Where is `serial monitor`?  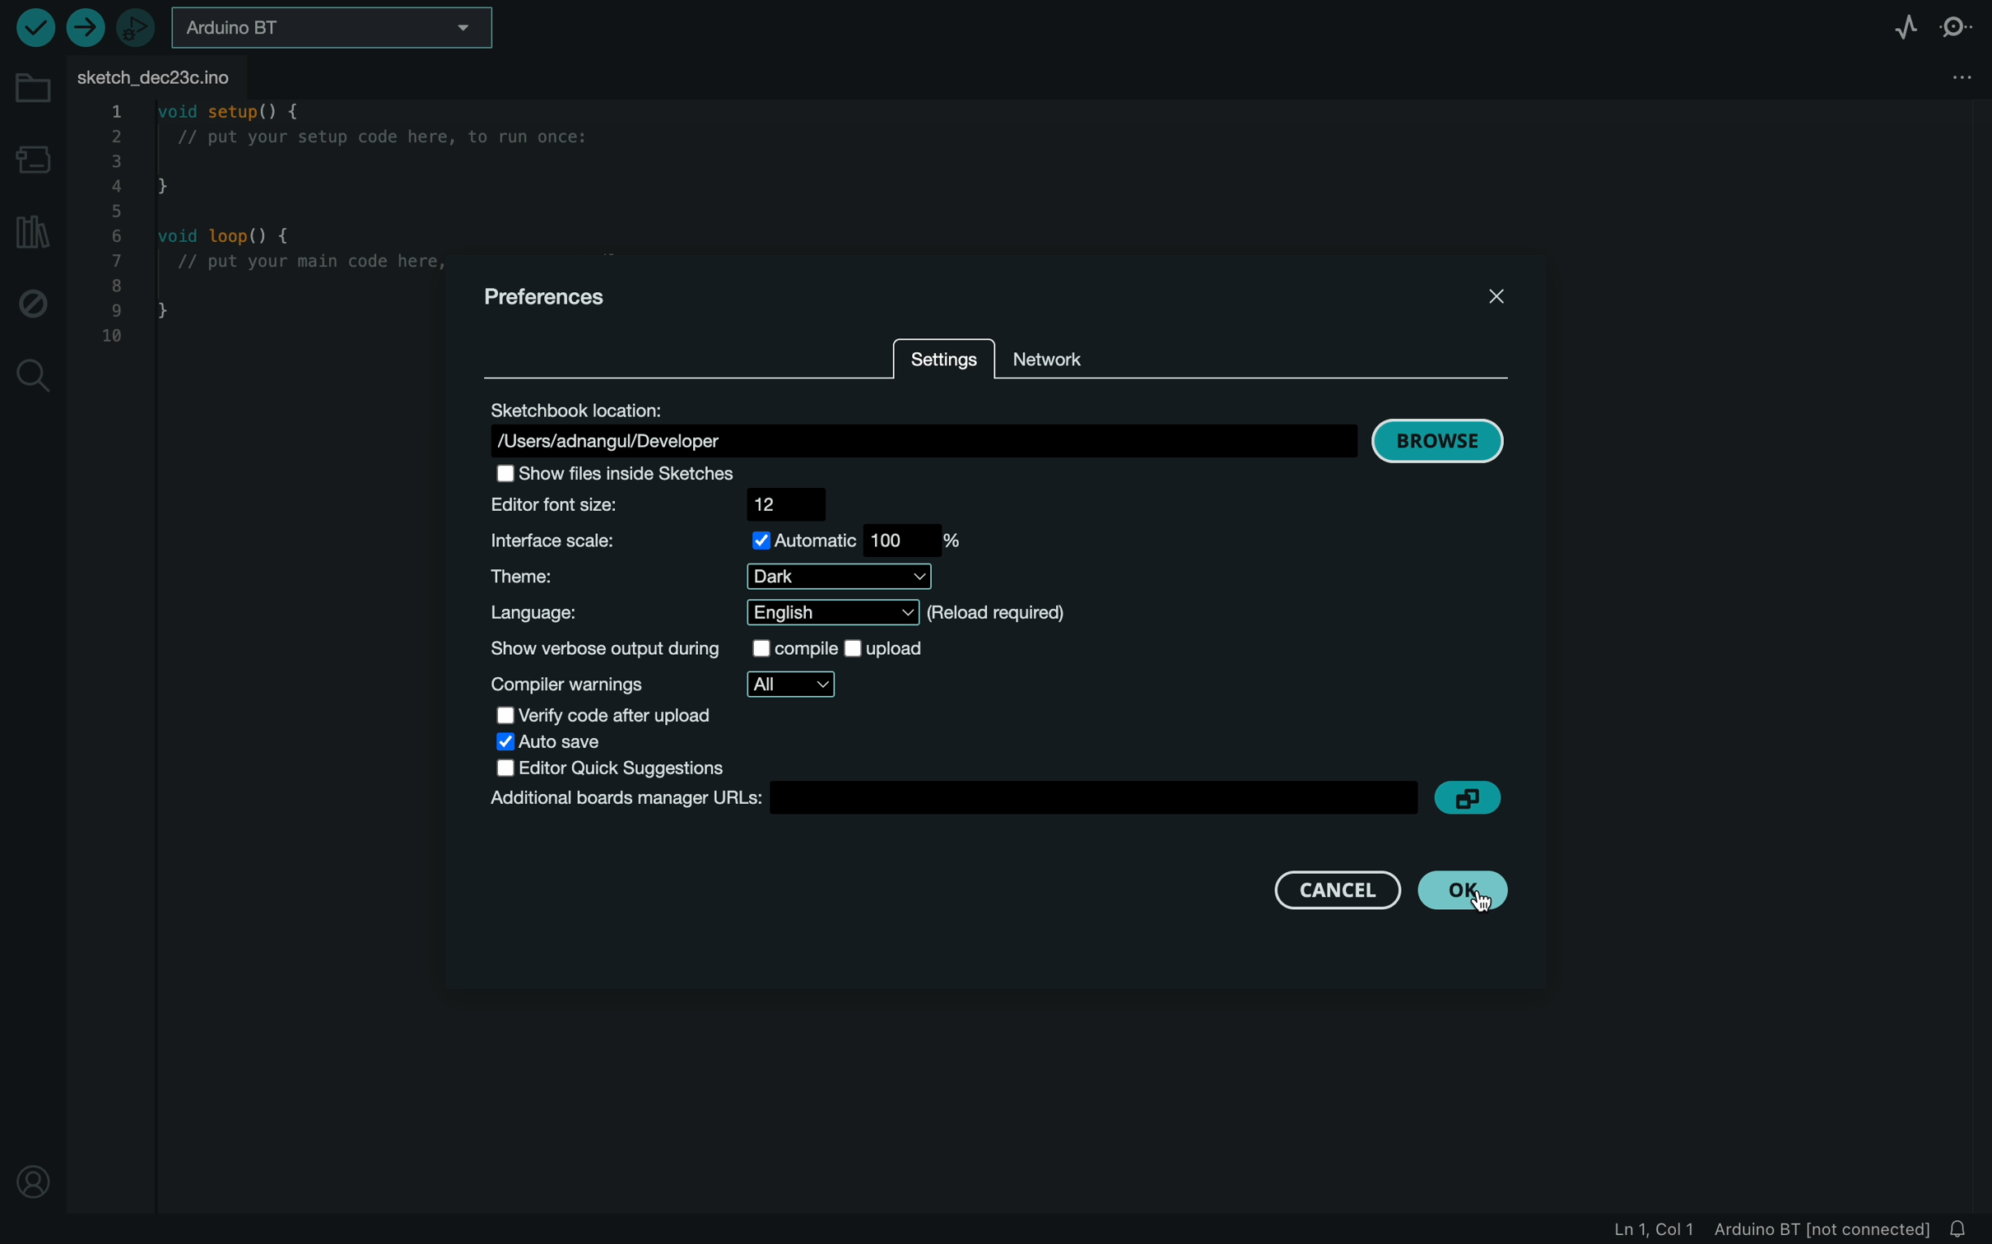
serial monitor is located at coordinates (1960, 26).